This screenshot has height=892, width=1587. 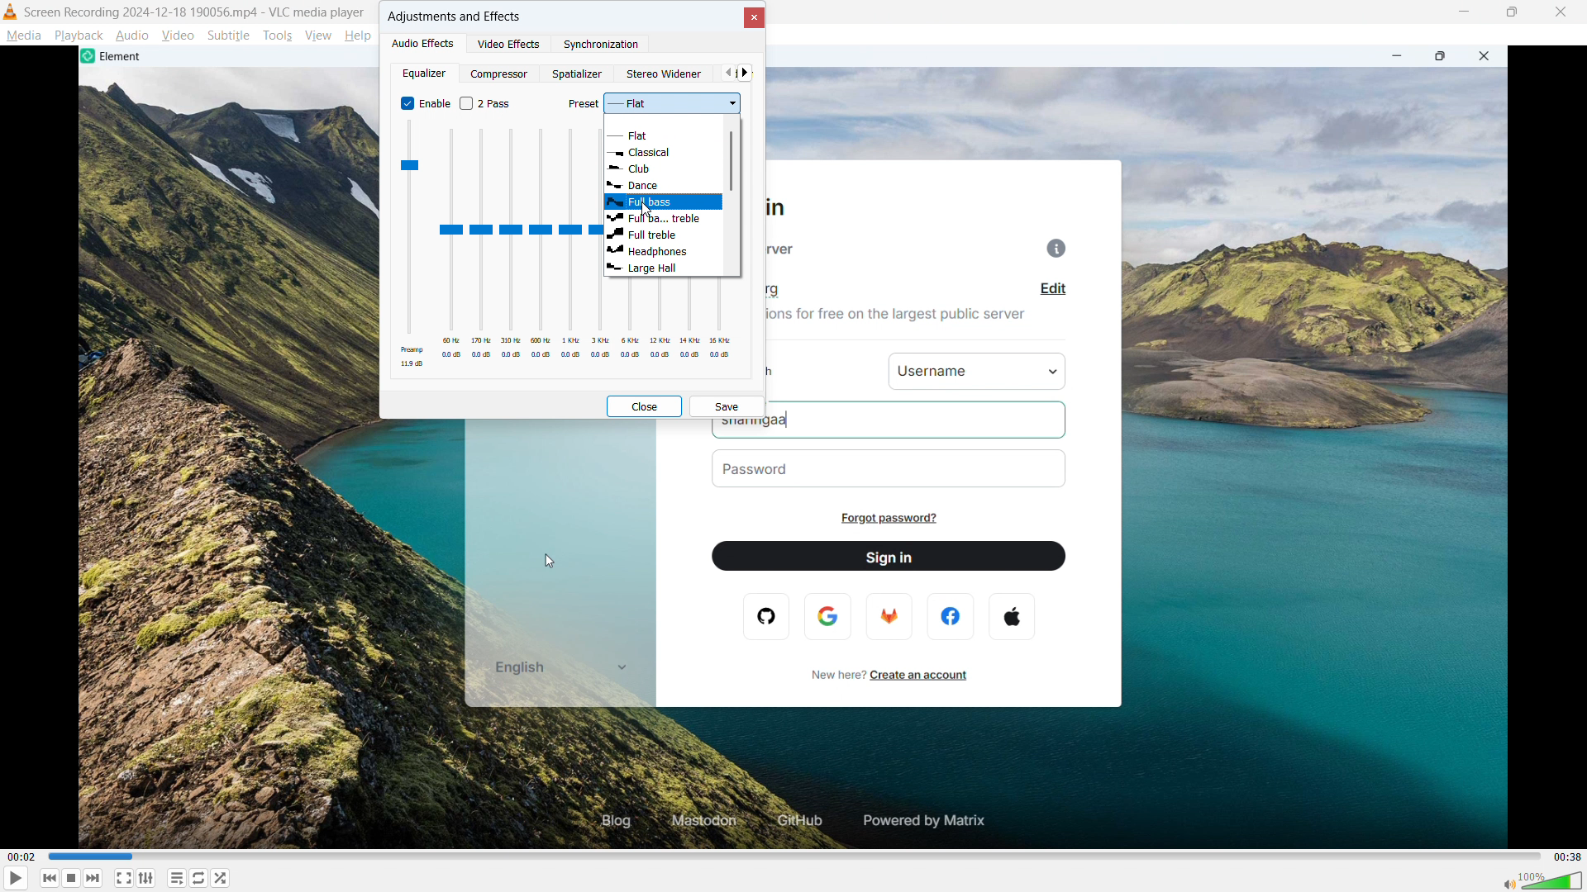 I want to click on help , so click(x=359, y=36).